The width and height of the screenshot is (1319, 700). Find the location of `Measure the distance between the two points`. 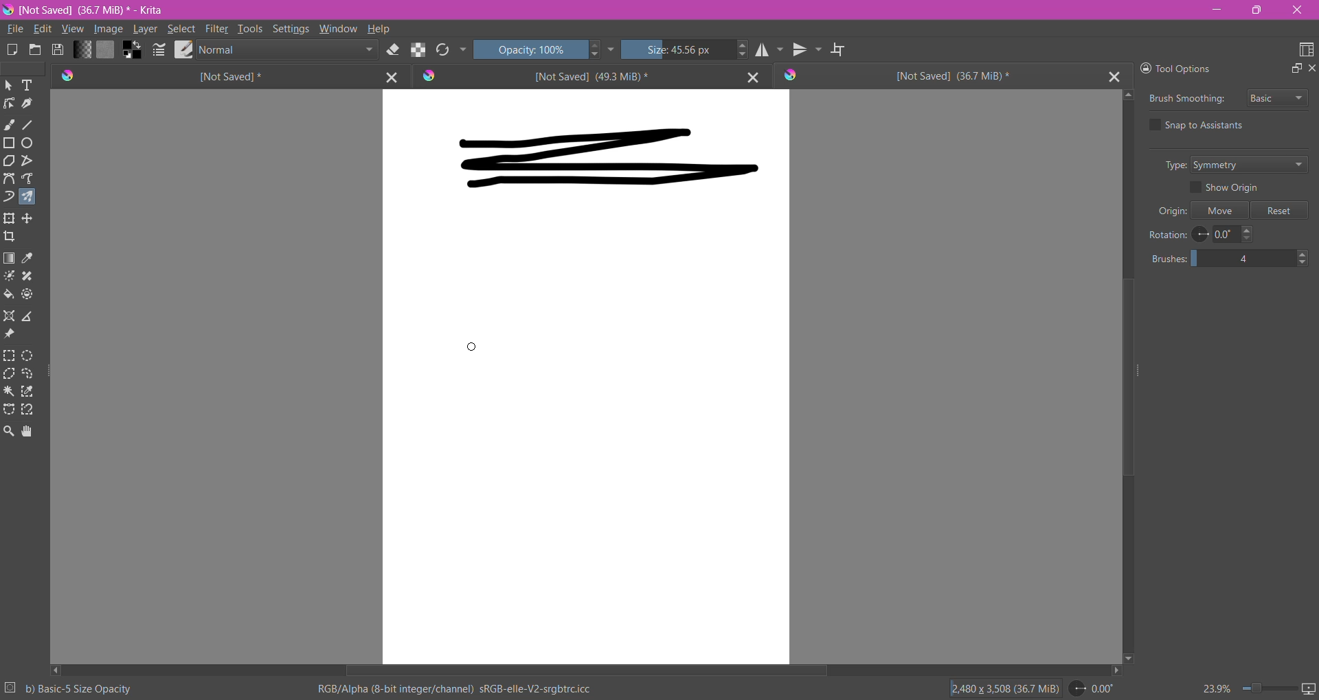

Measure the distance between the two points is located at coordinates (29, 315).